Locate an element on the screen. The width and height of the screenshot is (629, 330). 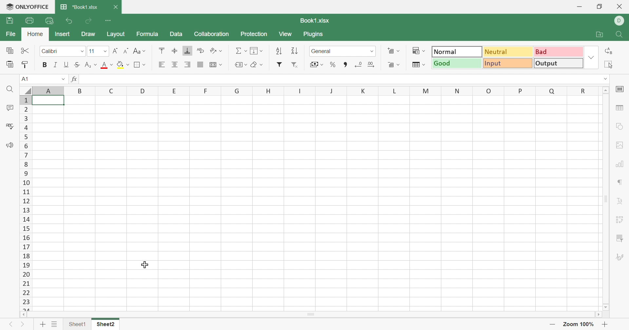
List of Sheets is located at coordinates (55, 323).